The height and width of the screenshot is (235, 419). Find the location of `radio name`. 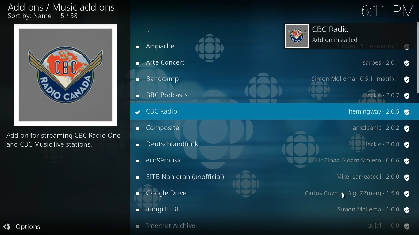

radio name is located at coordinates (163, 95).